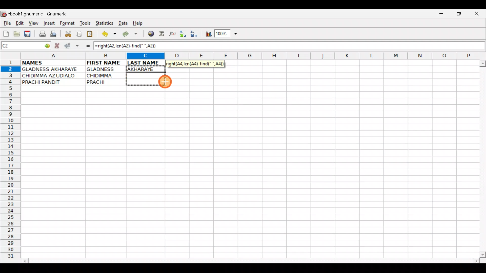 This screenshot has height=273, width=486. Describe the element at coordinates (72, 45) in the screenshot. I see `Accept change` at that location.